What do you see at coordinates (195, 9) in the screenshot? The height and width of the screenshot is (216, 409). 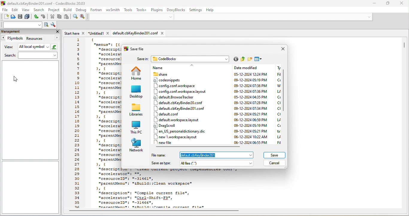 I see `settings` at bounding box center [195, 9].